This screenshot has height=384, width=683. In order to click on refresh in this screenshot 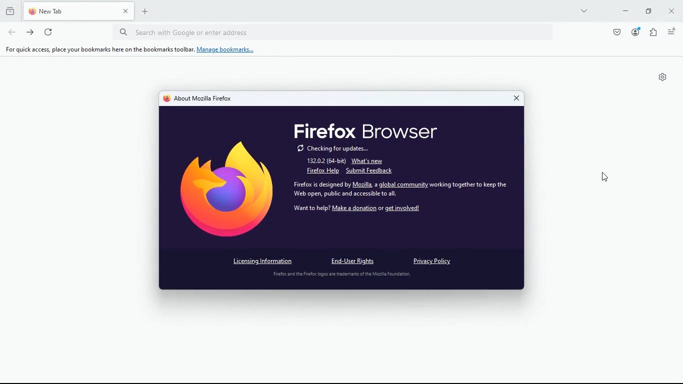, I will do `click(49, 32)`.